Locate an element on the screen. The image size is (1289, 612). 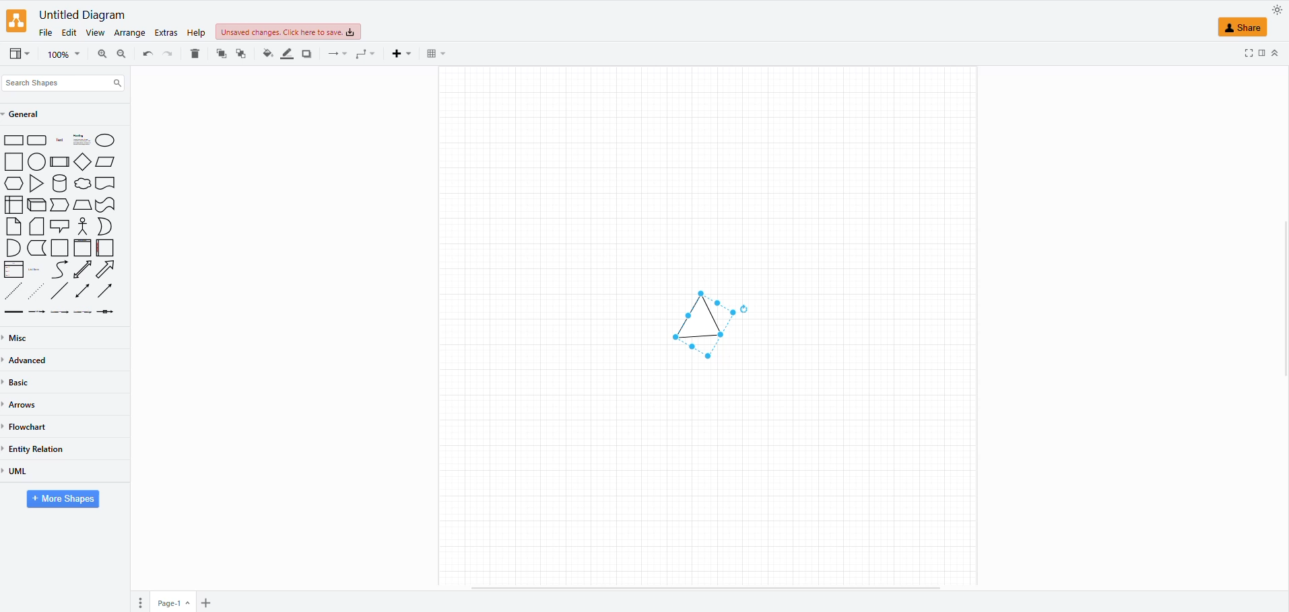
Header is located at coordinates (105, 184).